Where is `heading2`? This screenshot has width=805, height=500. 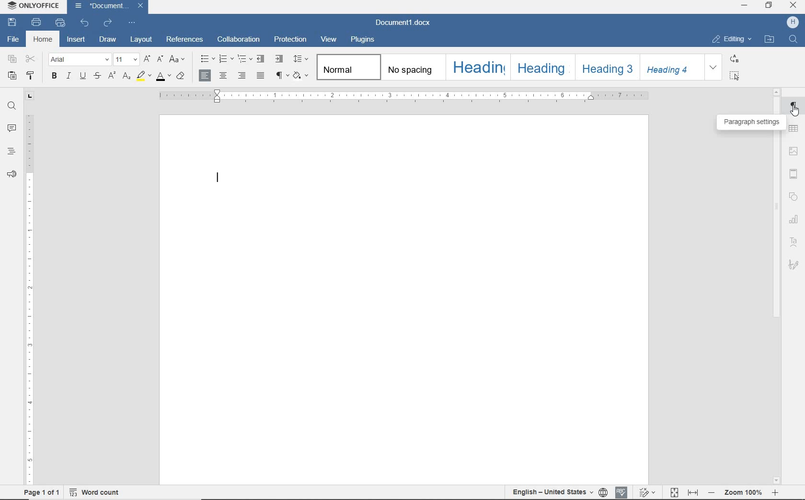
heading2 is located at coordinates (541, 68).